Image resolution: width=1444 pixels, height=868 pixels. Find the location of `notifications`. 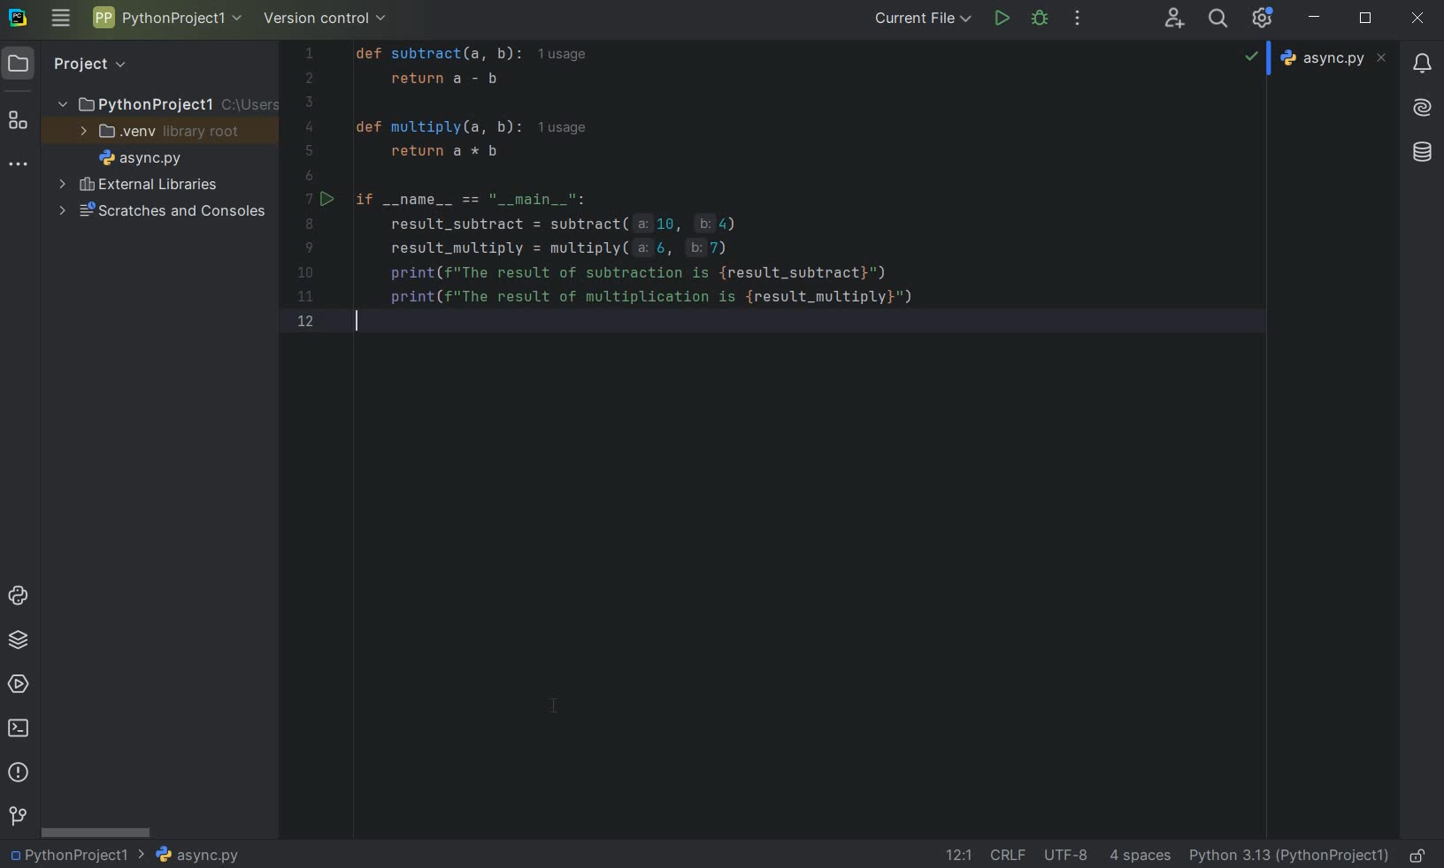

notifications is located at coordinates (1420, 64).